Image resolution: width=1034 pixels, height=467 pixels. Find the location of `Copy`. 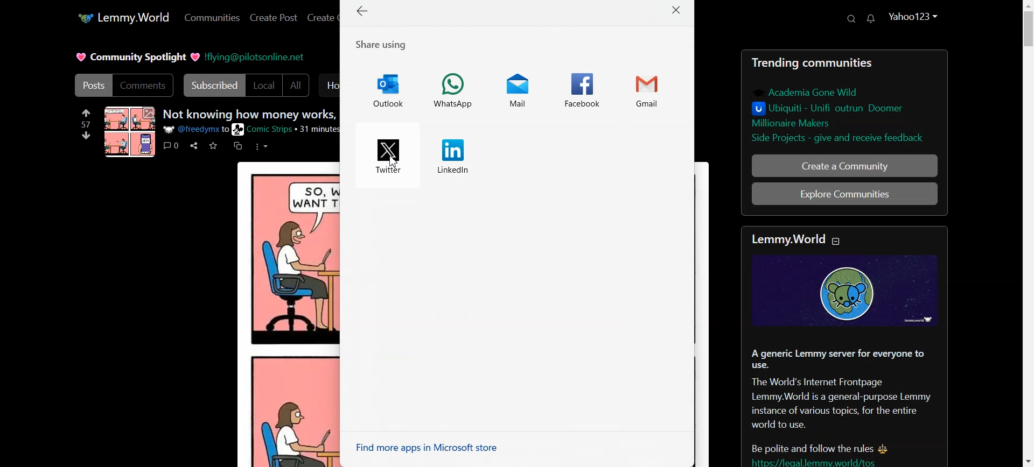

Copy is located at coordinates (238, 146).